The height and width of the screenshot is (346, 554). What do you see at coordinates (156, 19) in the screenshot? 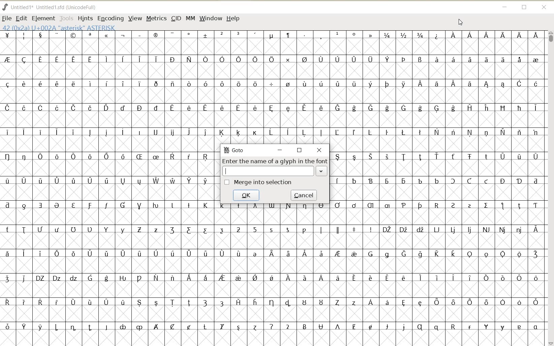
I see `METRICS` at bounding box center [156, 19].